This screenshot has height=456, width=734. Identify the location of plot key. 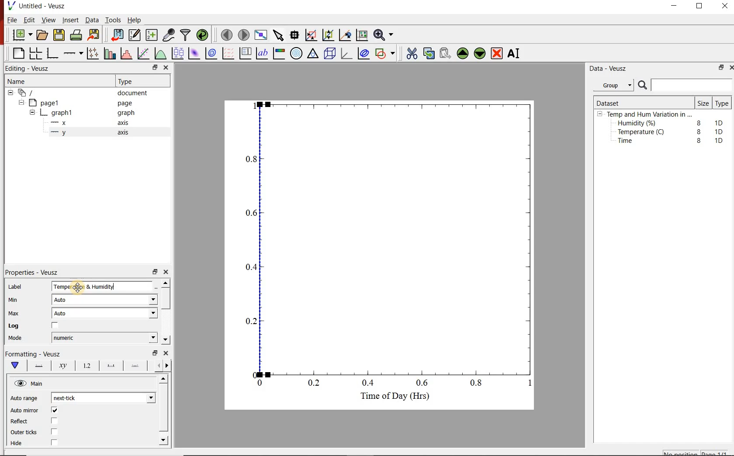
(247, 53).